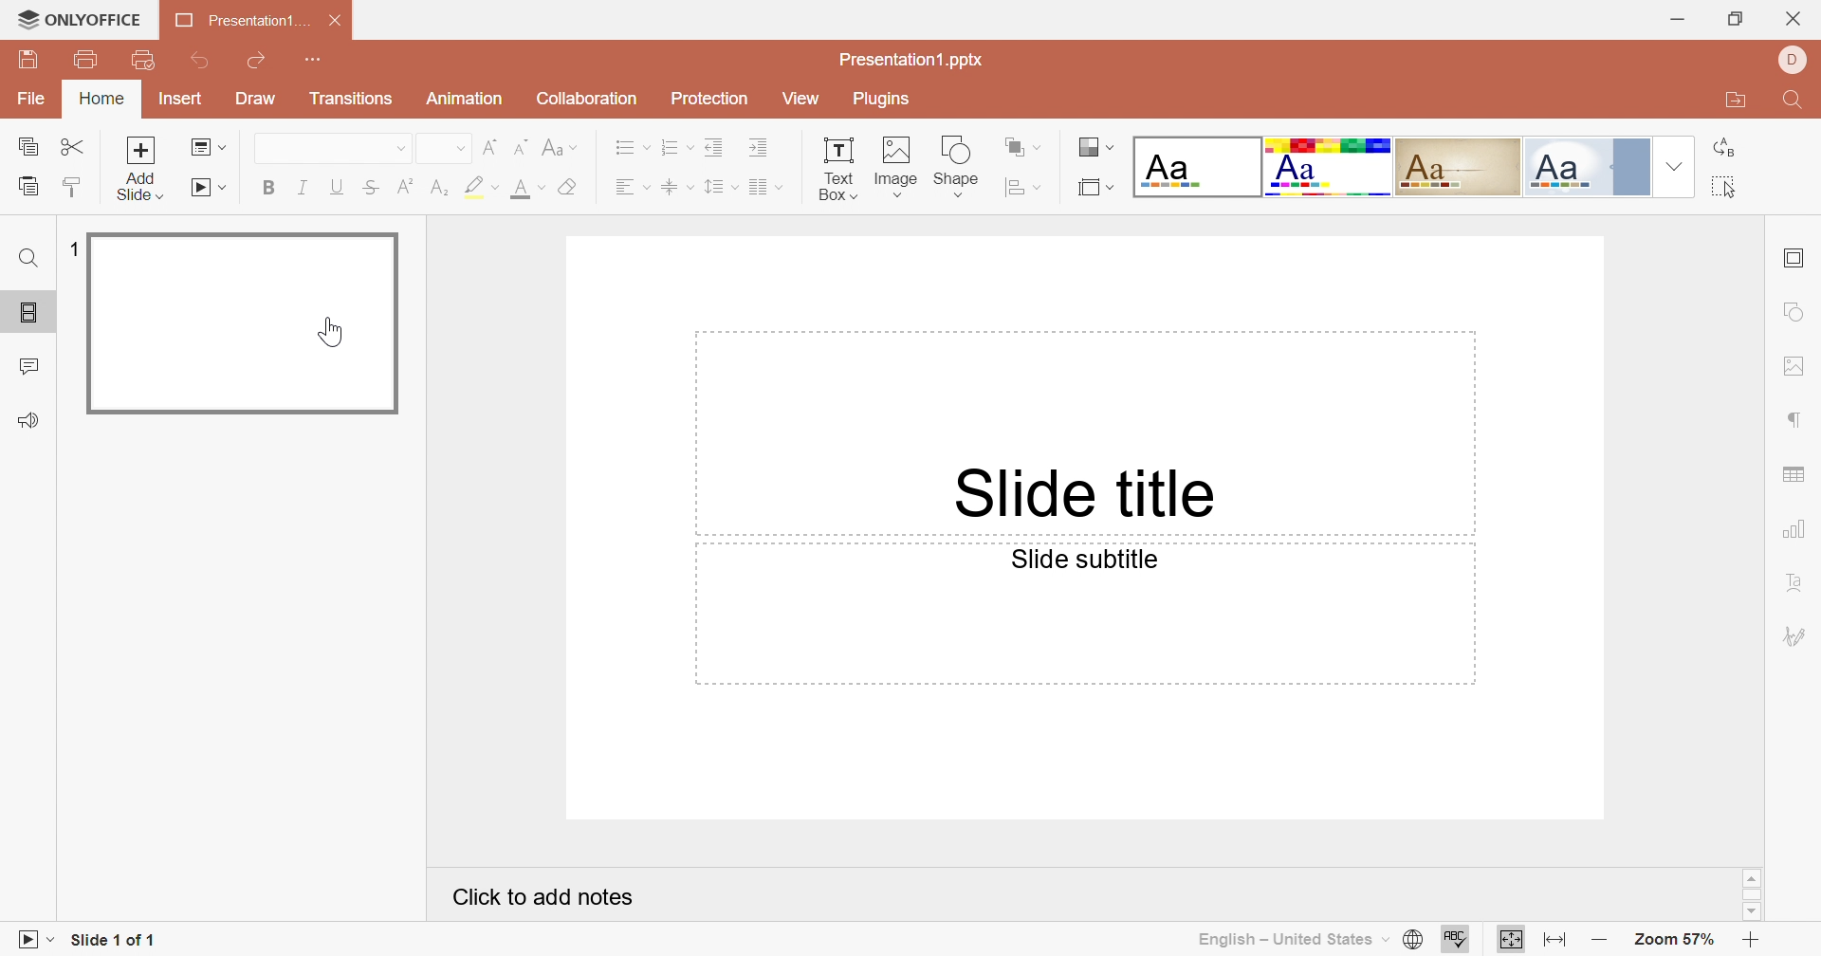 Image resolution: width=1821 pixels, height=956 pixels. What do you see at coordinates (956, 166) in the screenshot?
I see `Shape` at bounding box center [956, 166].